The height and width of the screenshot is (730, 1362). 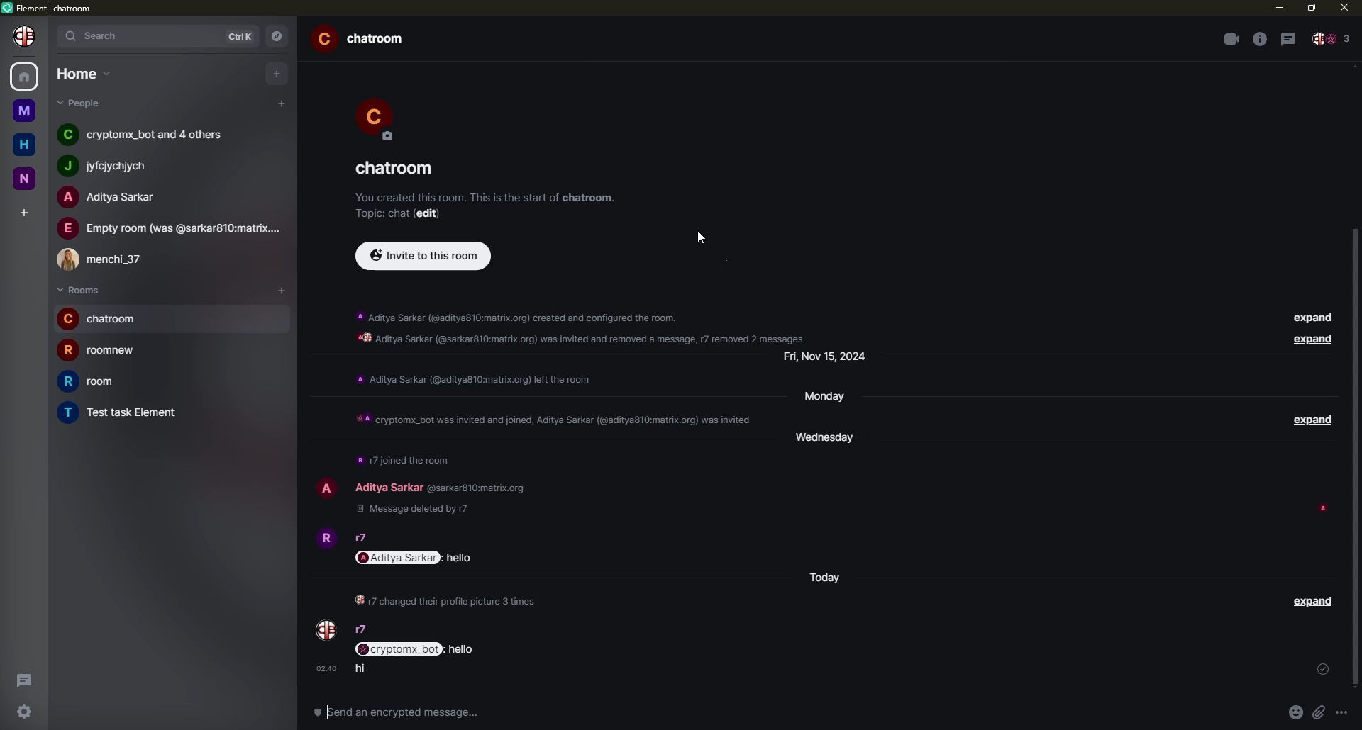 What do you see at coordinates (477, 380) in the screenshot?
I see `info` at bounding box center [477, 380].